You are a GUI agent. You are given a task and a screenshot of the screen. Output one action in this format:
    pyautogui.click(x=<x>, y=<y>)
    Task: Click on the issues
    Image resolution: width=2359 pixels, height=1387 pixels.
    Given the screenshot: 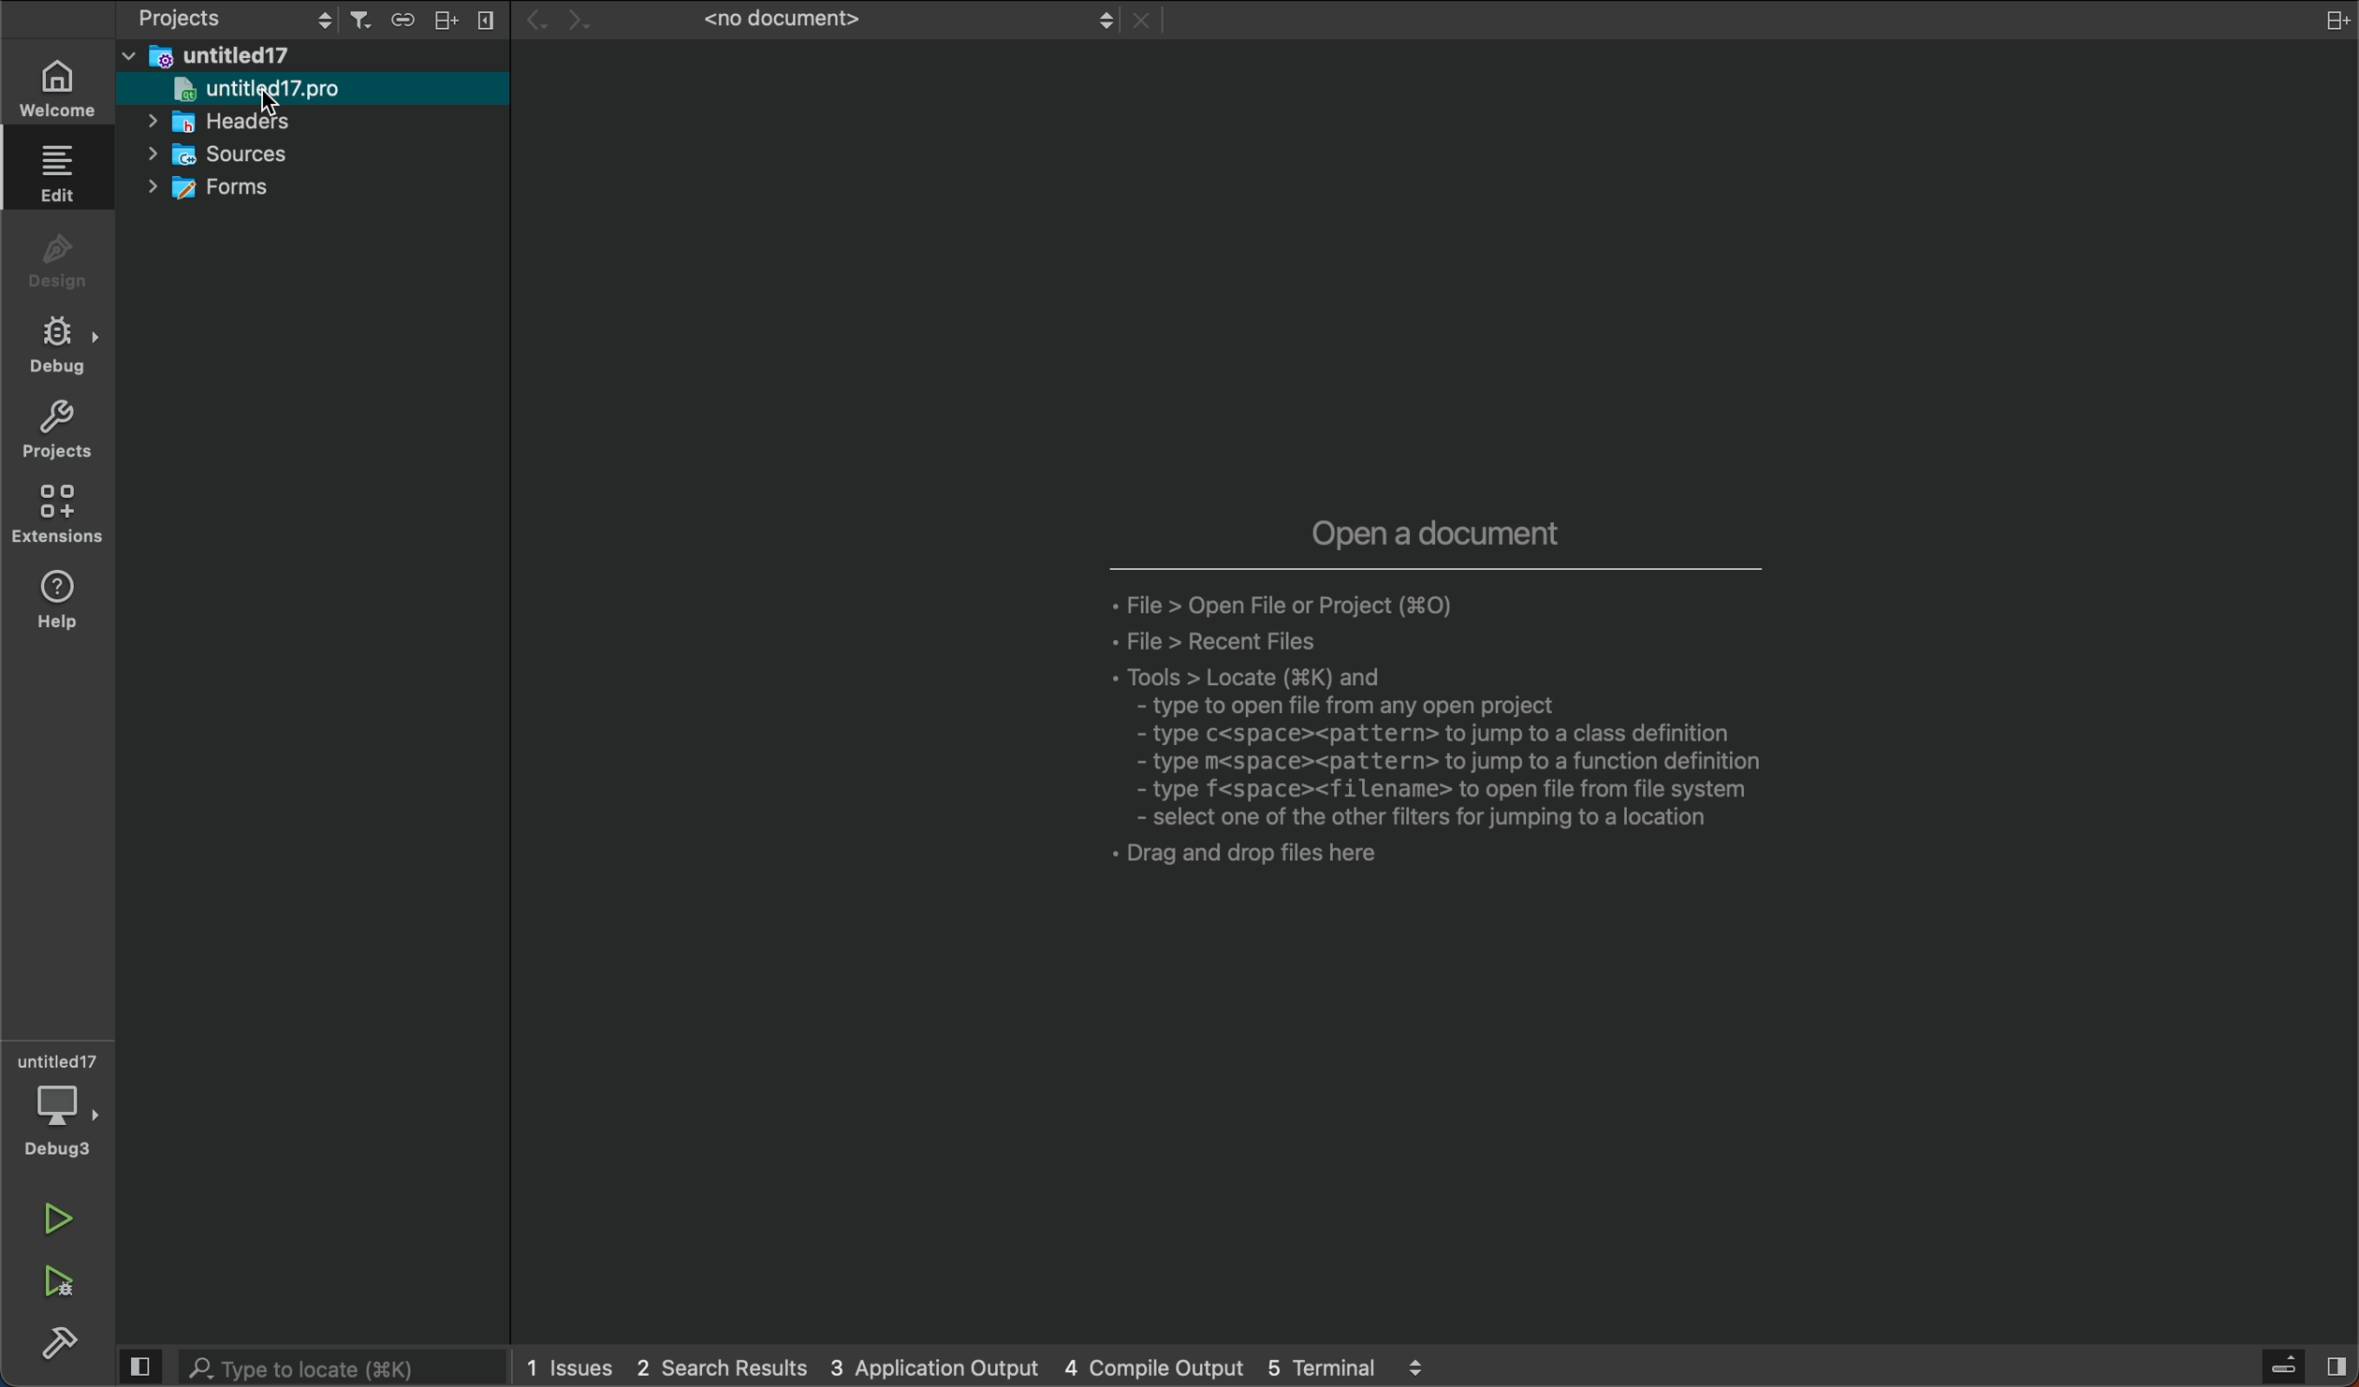 What is the action you would take?
    pyautogui.click(x=571, y=1365)
    